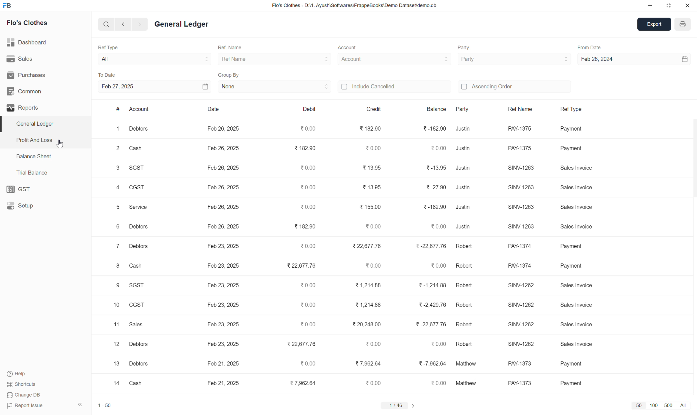 This screenshot has width=697, height=415. I want to click on dashboard, so click(27, 41).